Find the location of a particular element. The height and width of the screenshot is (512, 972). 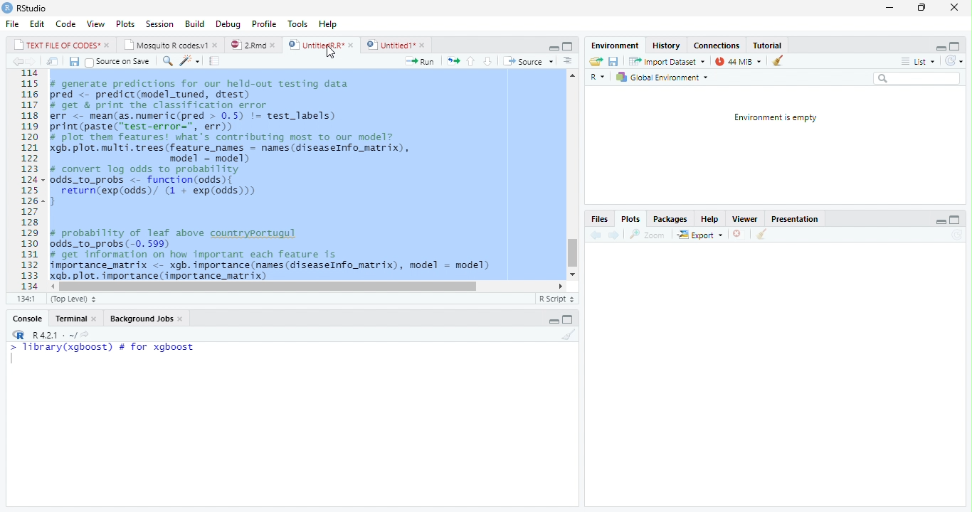

Help is located at coordinates (329, 26).